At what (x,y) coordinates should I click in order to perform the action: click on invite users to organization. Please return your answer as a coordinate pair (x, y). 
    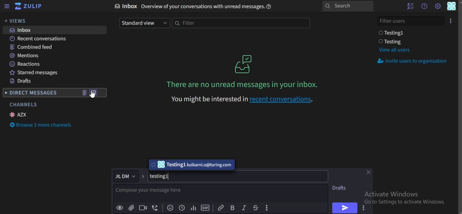
    Looking at the image, I should click on (413, 62).